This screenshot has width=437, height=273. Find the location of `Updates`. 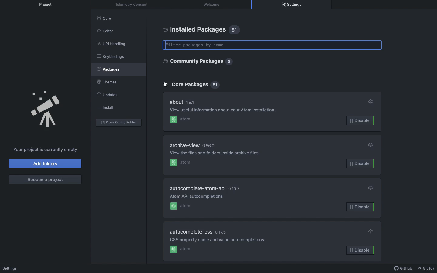

Updates is located at coordinates (107, 95).